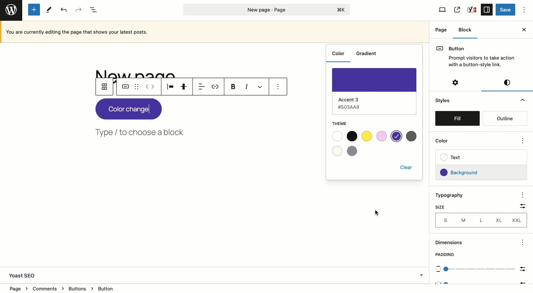 This screenshot has height=293, width=533. Describe the element at coordinates (78, 10) in the screenshot. I see `Redo` at that location.